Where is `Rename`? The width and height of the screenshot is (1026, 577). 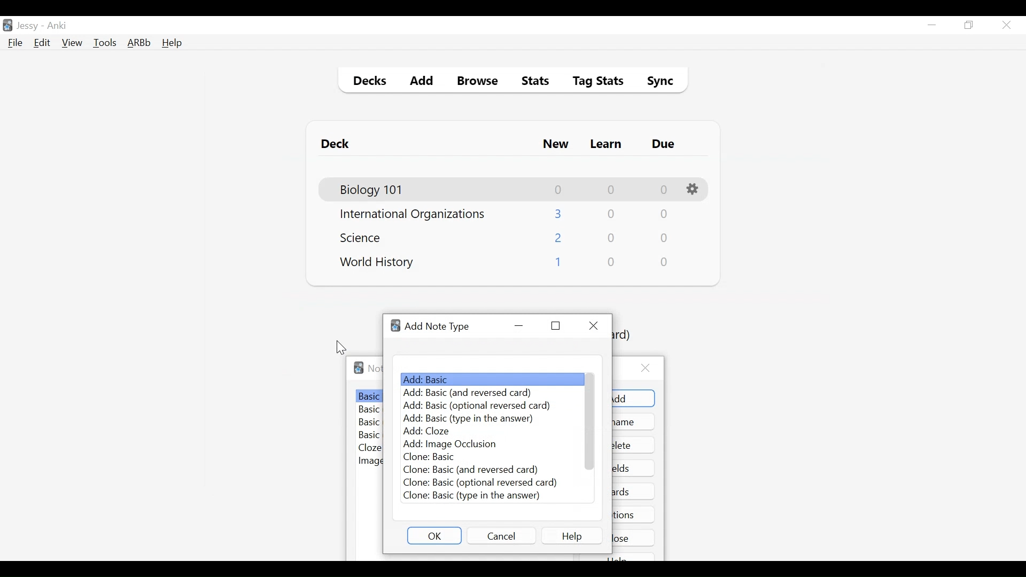 Rename is located at coordinates (634, 422).